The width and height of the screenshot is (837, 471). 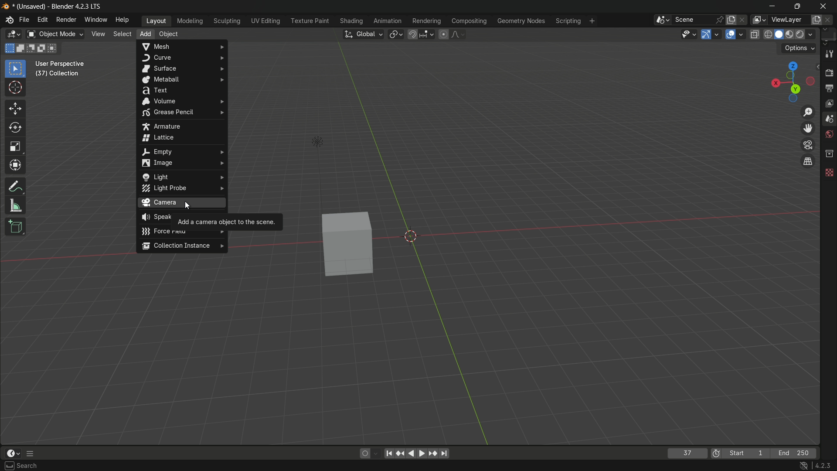 What do you see at coordinates (34, 454) in the screenshot?
I see `more options` at bounding box center [34, 454].